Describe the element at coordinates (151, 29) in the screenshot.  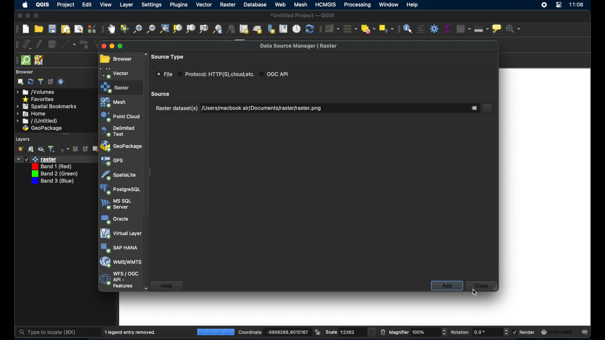
I see `zoom out` at that location.